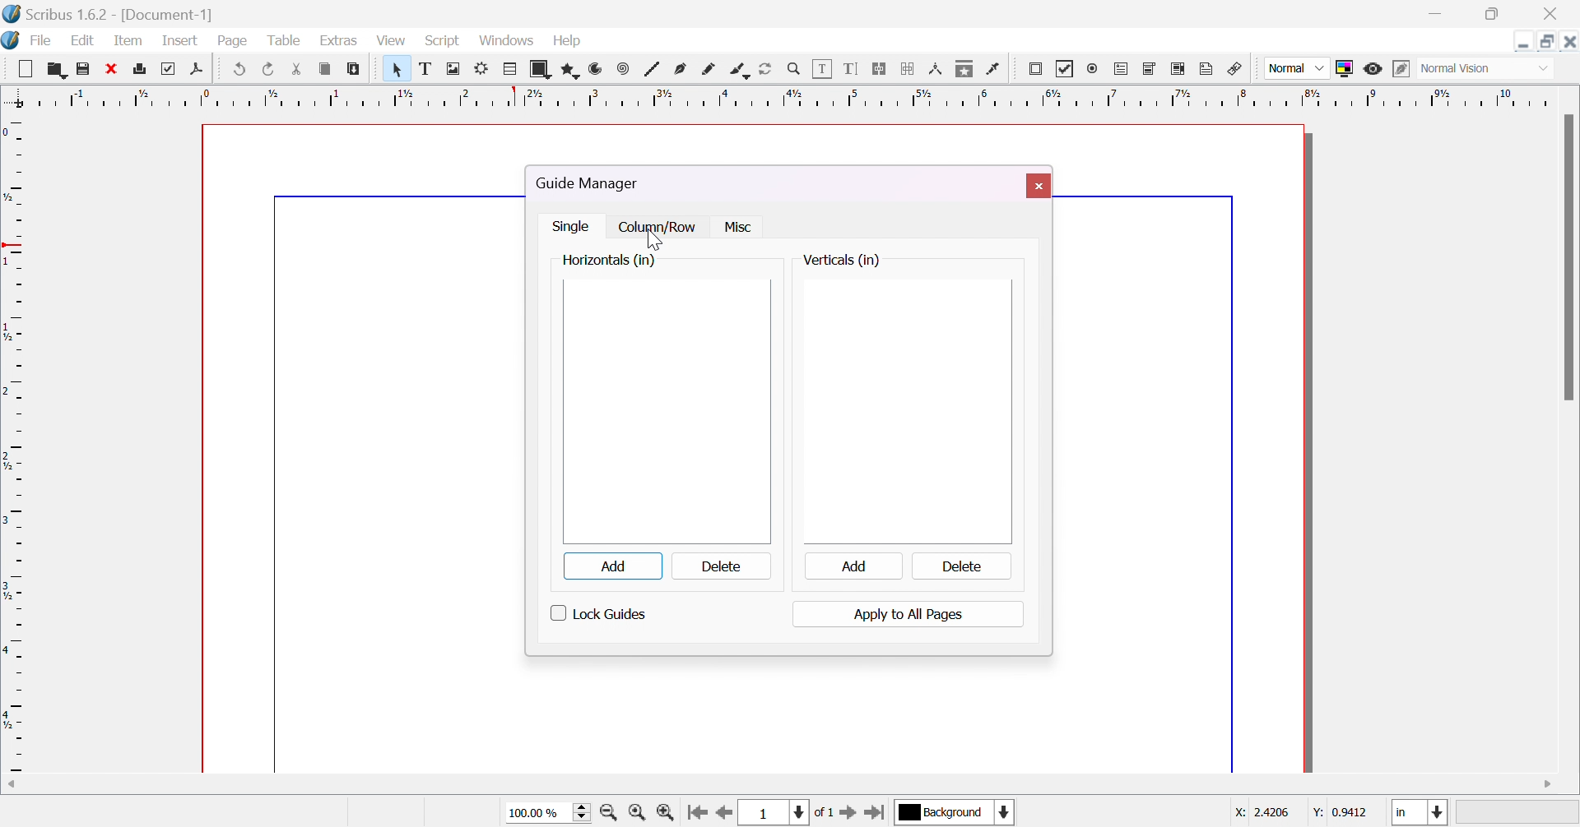 The width and height of the screenshot is (1580, 827). What do you see at coordinates (574, 42) in the screenshot?
I see `help` at bounding box center [574, 42].